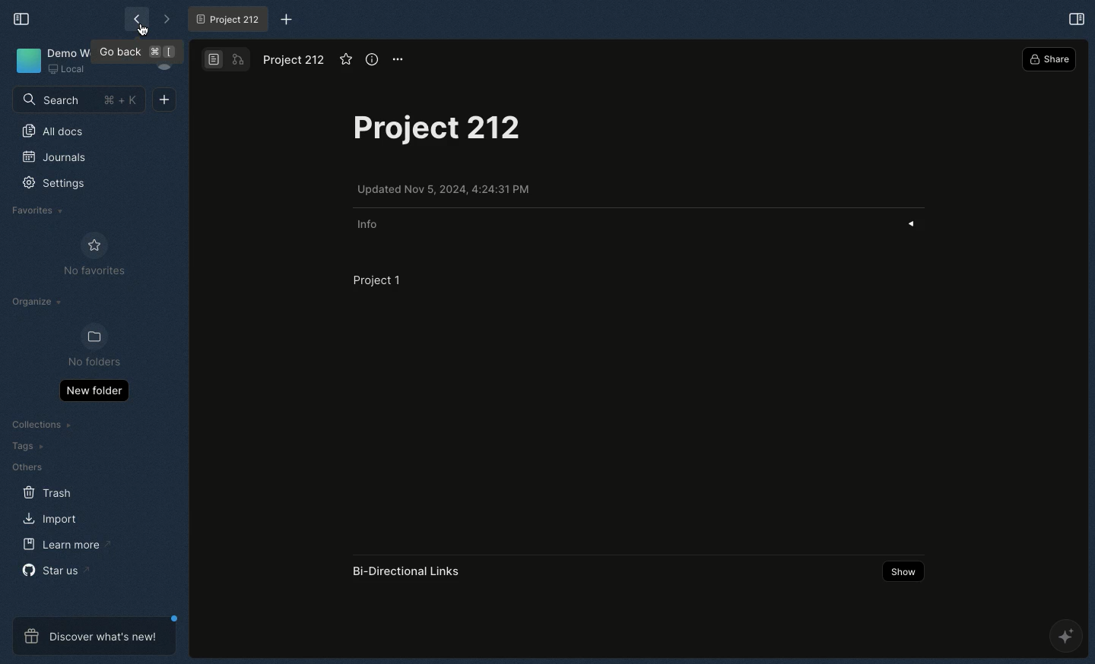  What do you see at coordinates (145, 30) in the screenshot?
I see `cursor` at bounding box center [145, 30].